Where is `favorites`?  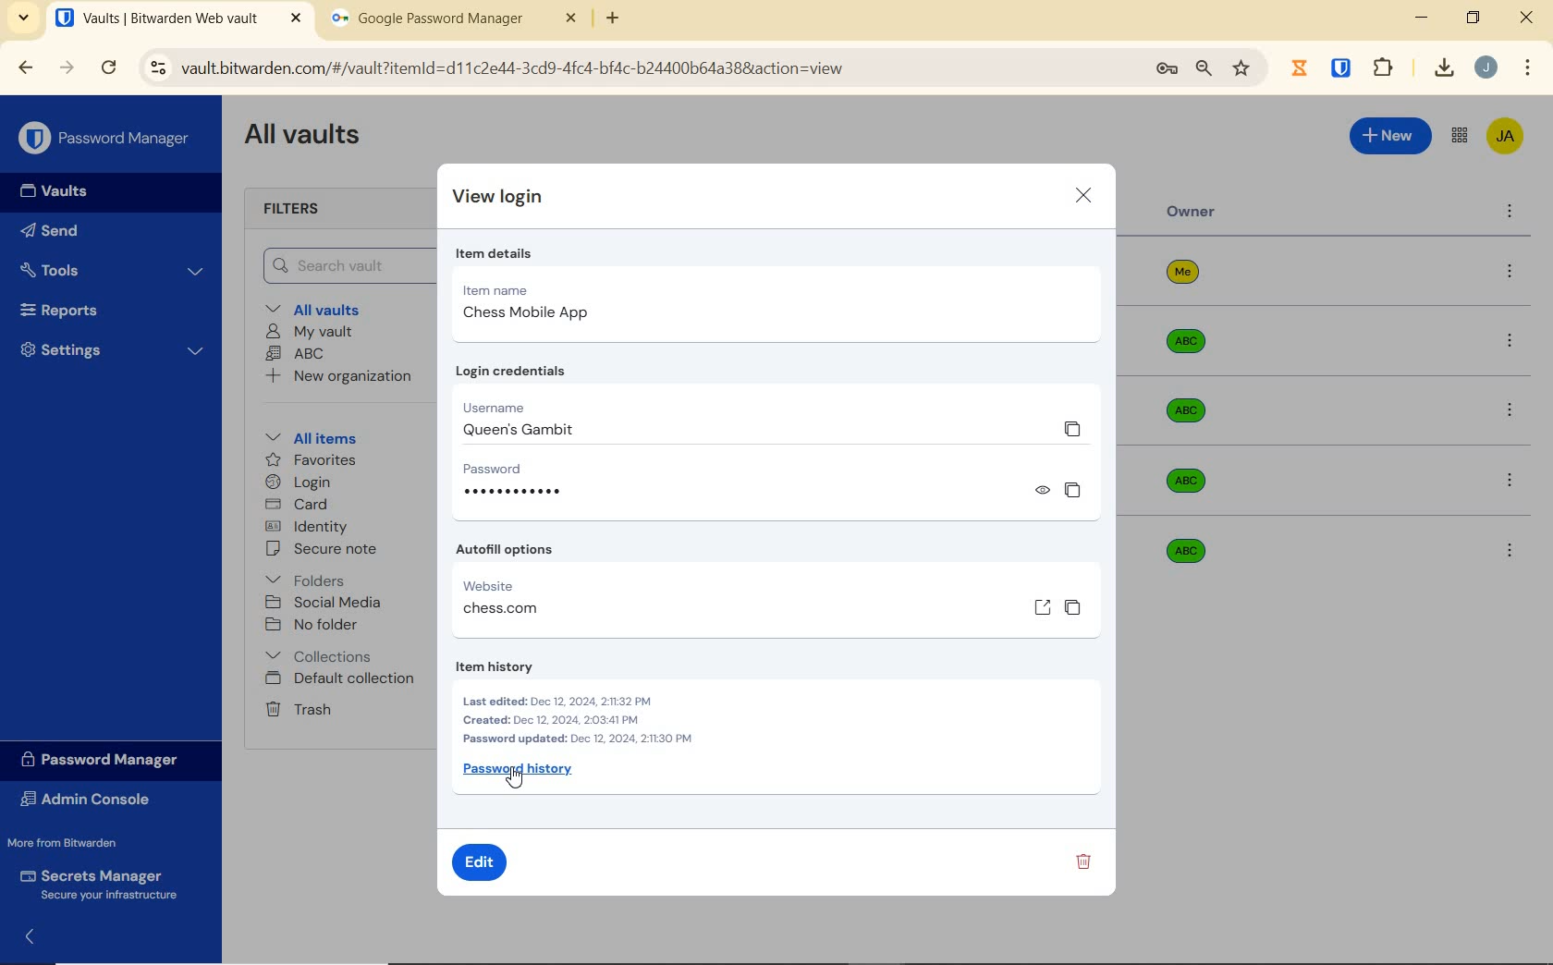 favorites is located at coordinates (313, 459).